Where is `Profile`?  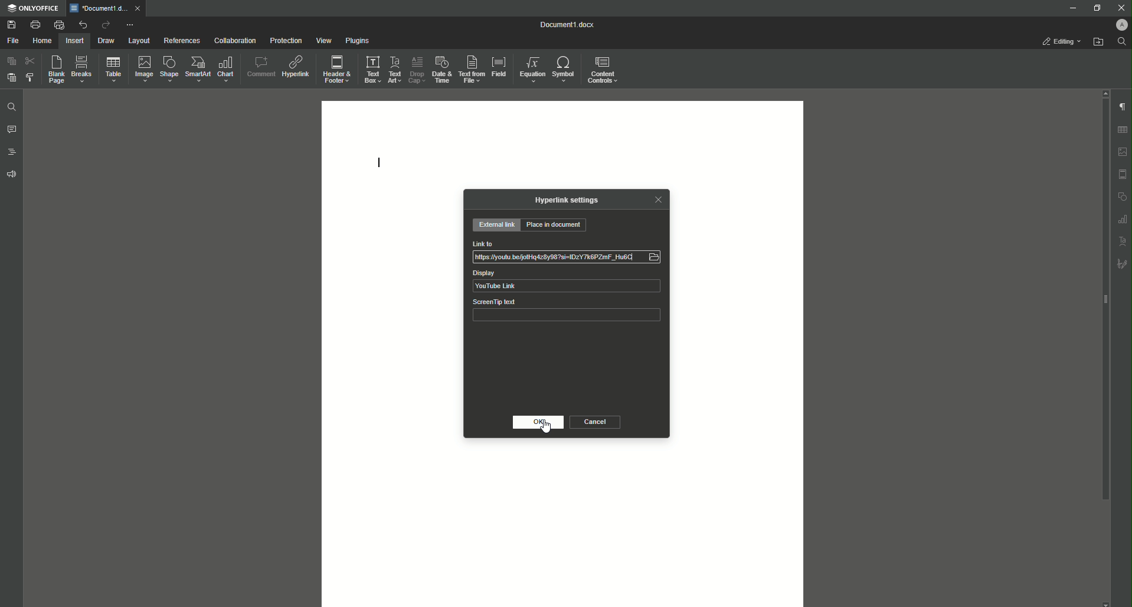 Profile is located at coordinates (1117, 25).